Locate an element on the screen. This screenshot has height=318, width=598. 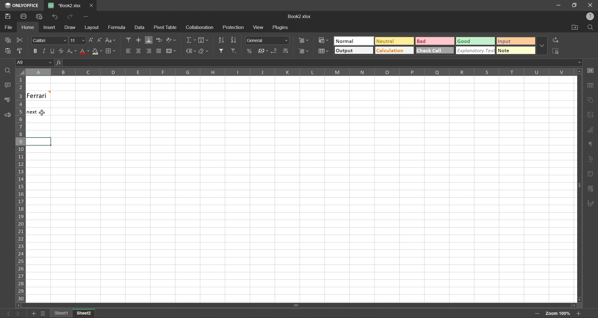
charts is located at coordinates (590, 130).